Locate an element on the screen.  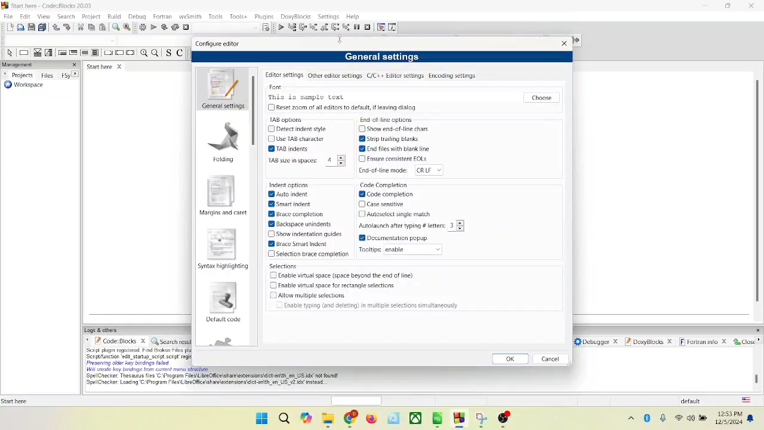
choose is located at coordinates (541, 97).